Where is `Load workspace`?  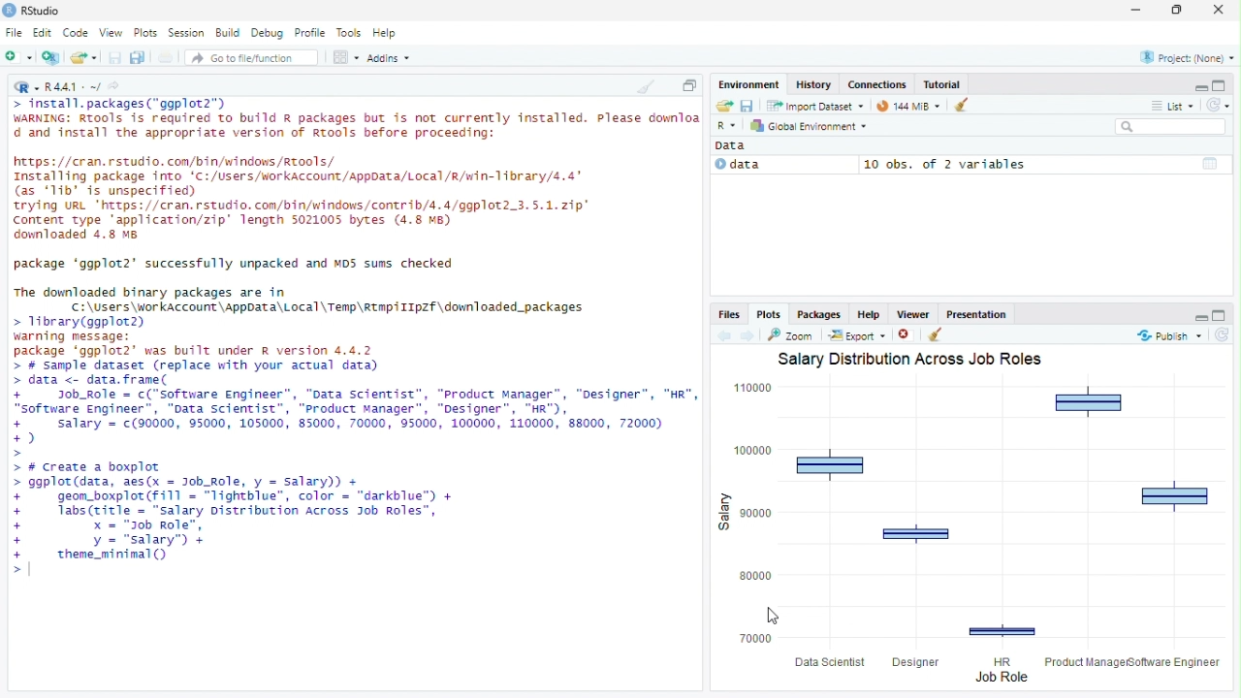
Load workspace is located at coordinates (722, 105).